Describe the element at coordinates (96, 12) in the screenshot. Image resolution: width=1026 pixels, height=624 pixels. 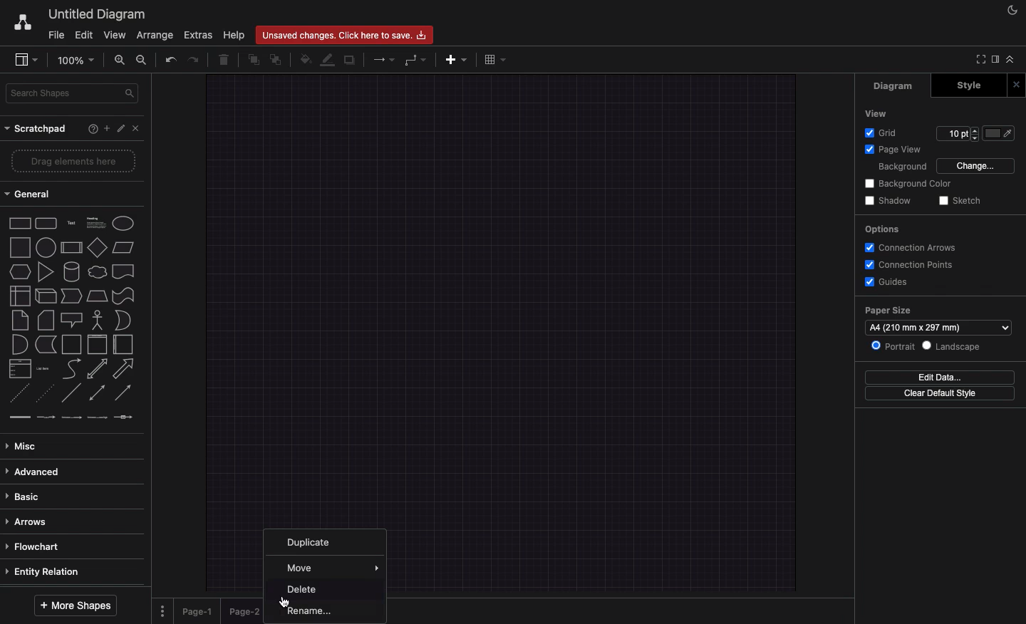
I see `Untitled diagram` at that location.